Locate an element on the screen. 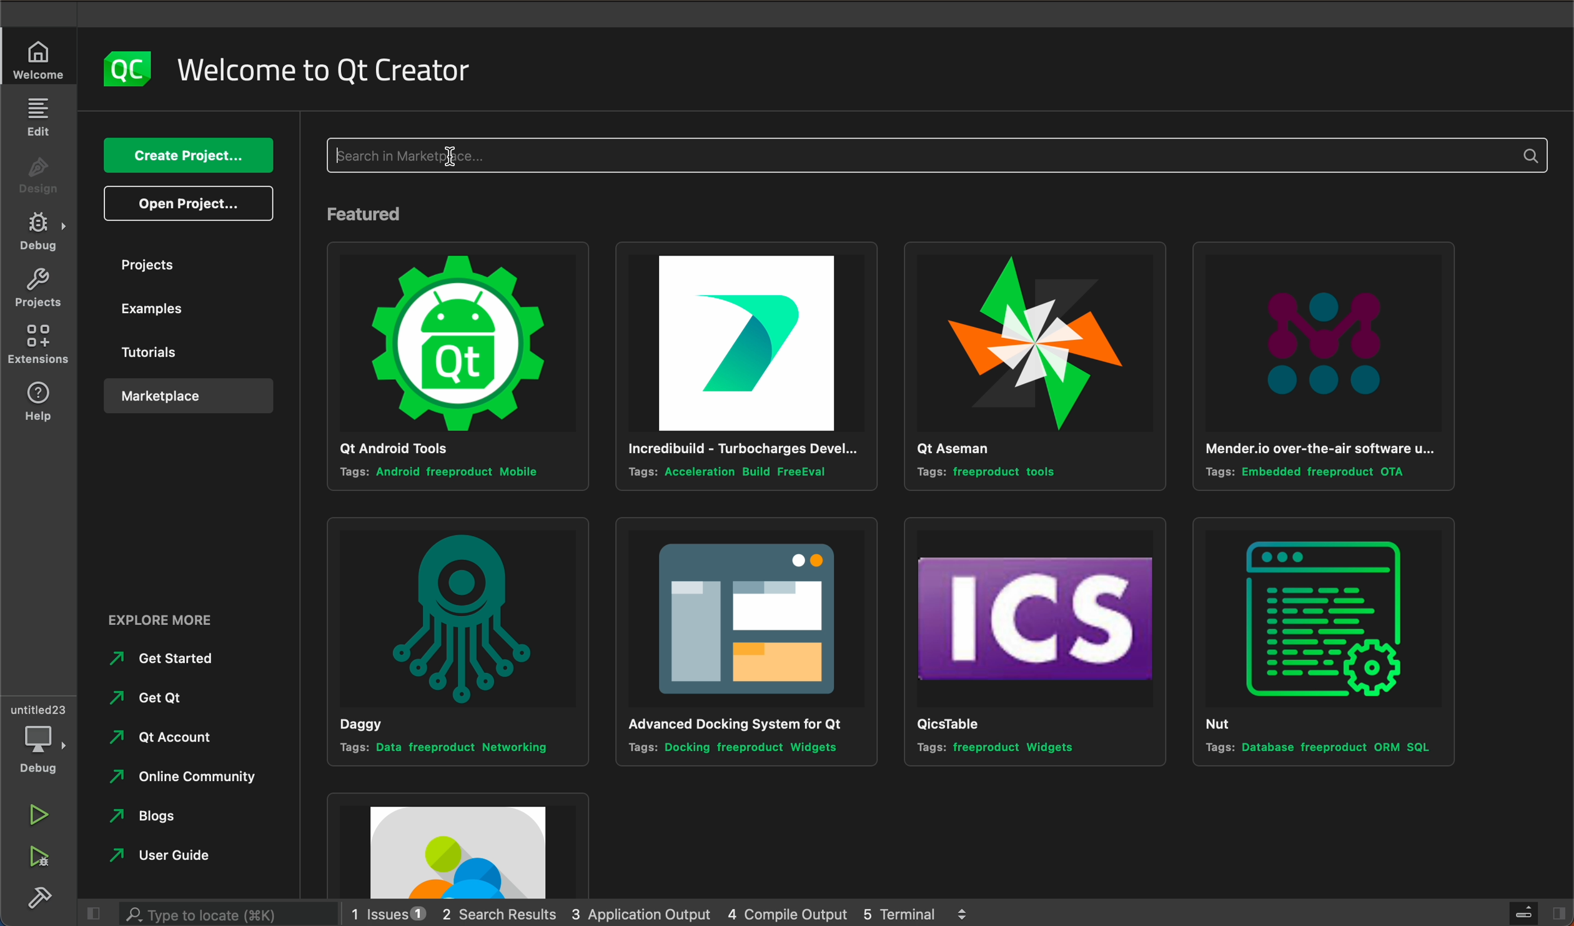 The height and width of the screenshot is (926, 1574).  is located at coordinates (1323, 369).